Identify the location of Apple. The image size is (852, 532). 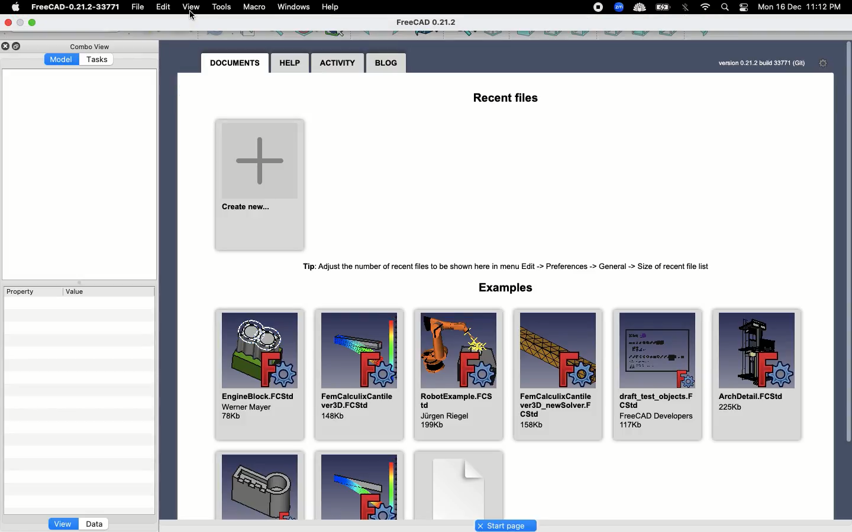
(18, 7).